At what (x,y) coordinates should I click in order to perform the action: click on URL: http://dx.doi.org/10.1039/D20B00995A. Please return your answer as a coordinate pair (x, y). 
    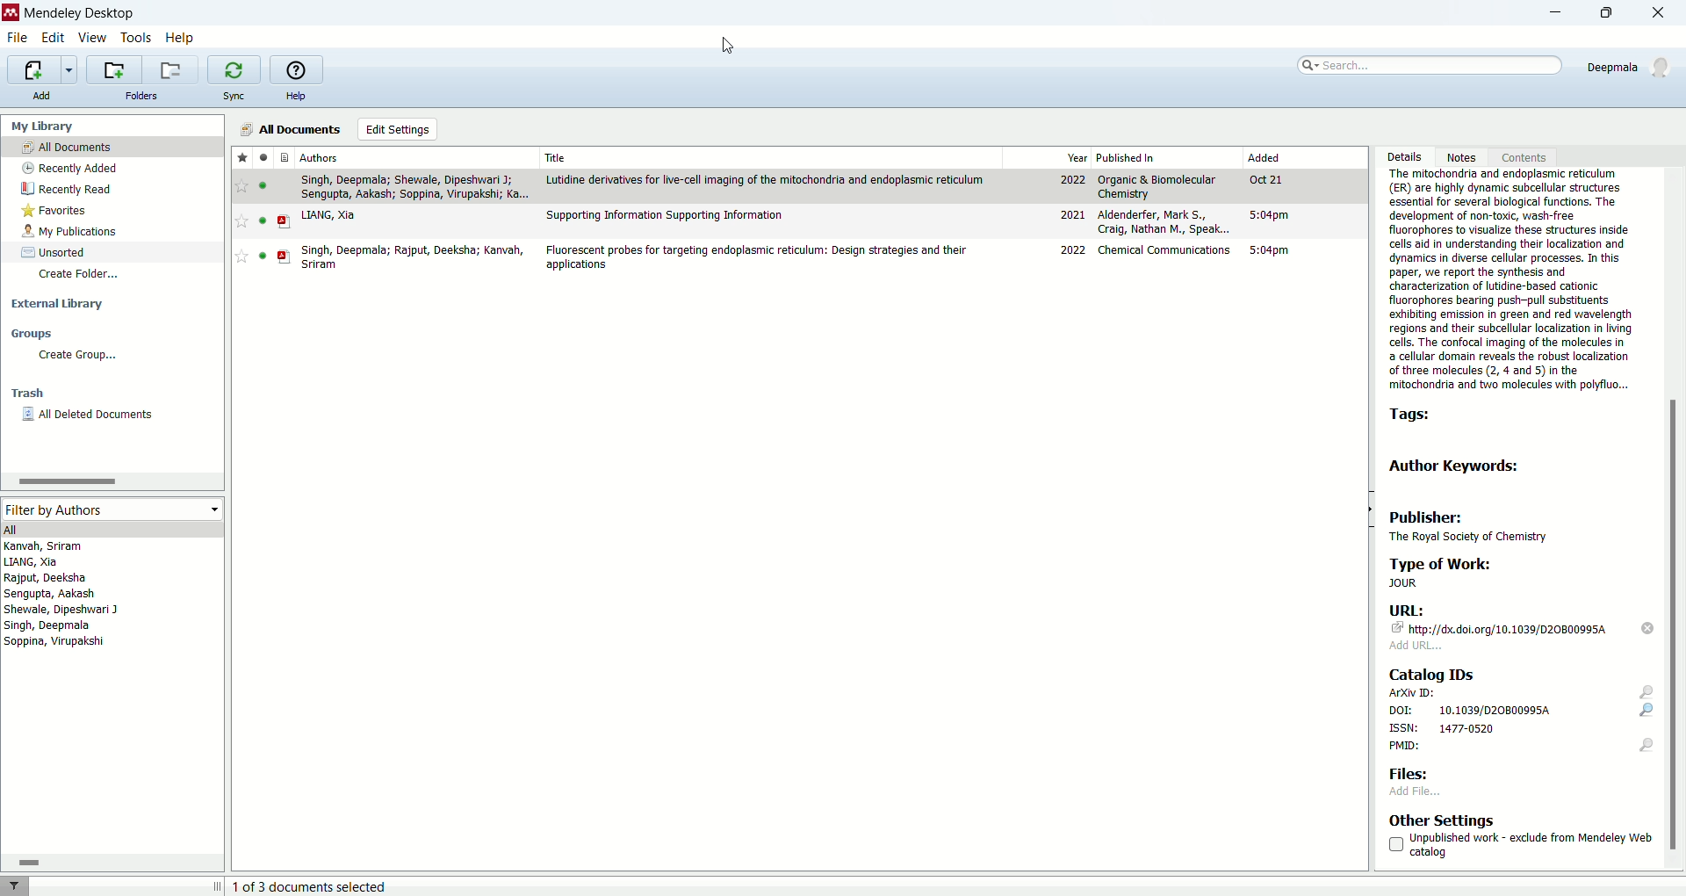
    Looking at the image, I should click on (1502, 619).